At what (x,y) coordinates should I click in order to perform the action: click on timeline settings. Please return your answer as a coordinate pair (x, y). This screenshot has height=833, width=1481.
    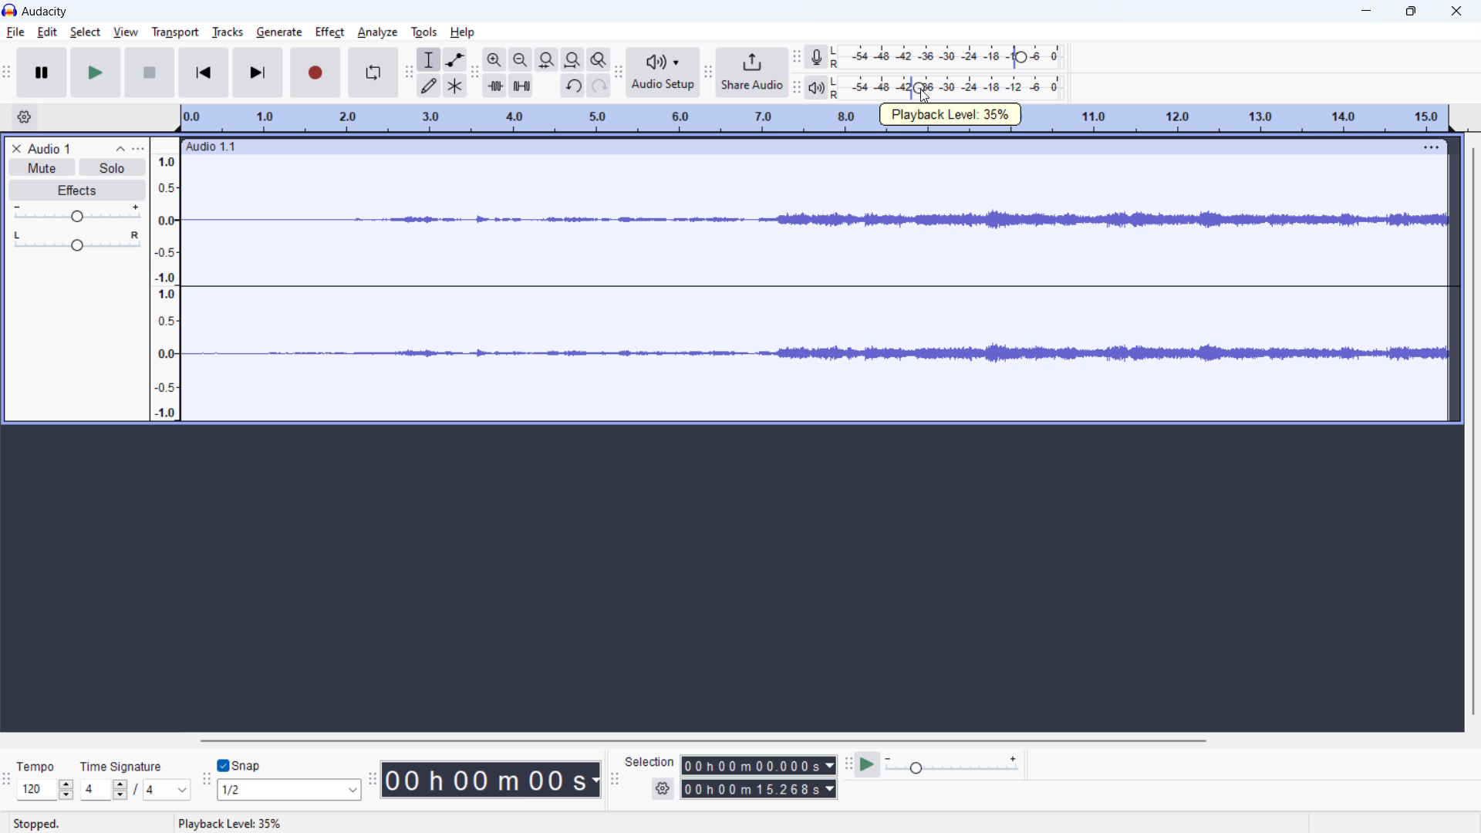
    Looking at the image, I should click on (22, 116).